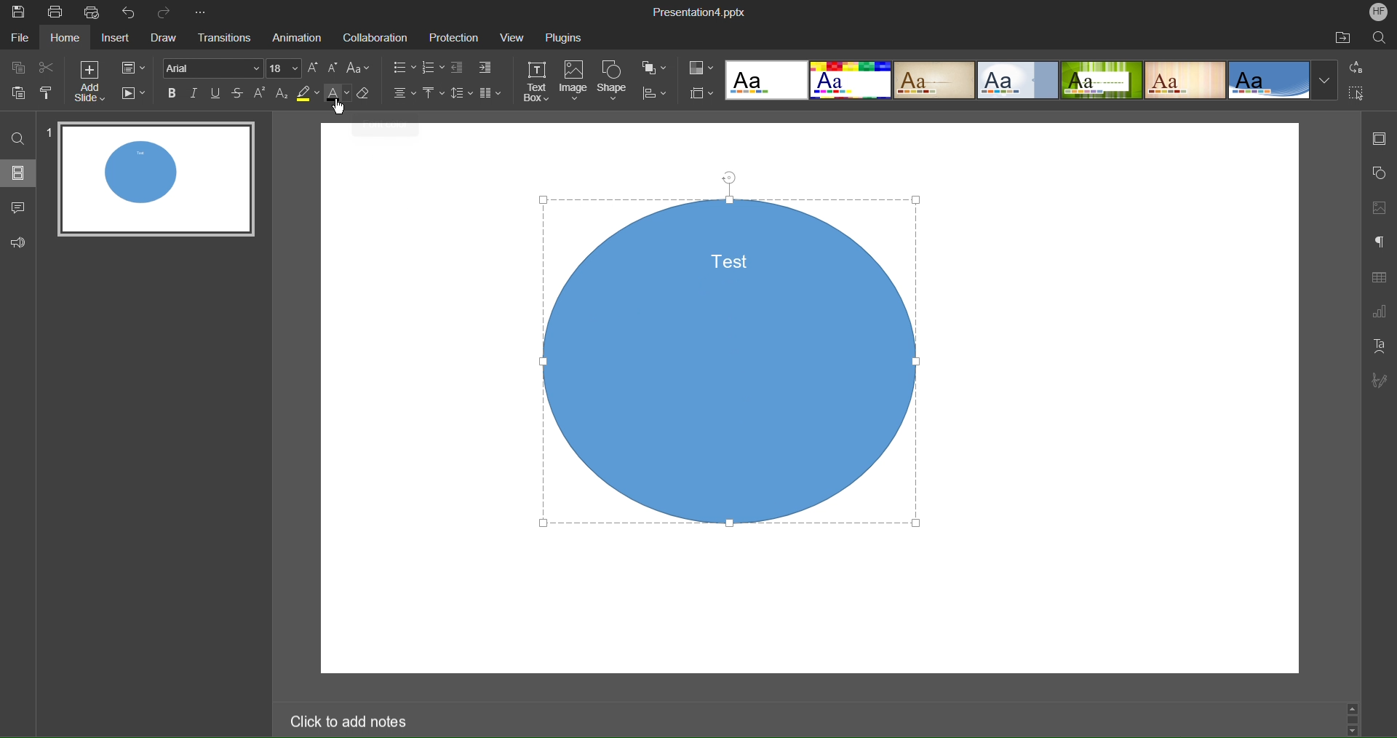 Image resolution: width=1397 pixels, height=738 pixels. I want to click on Text Box, so click(540, 82).